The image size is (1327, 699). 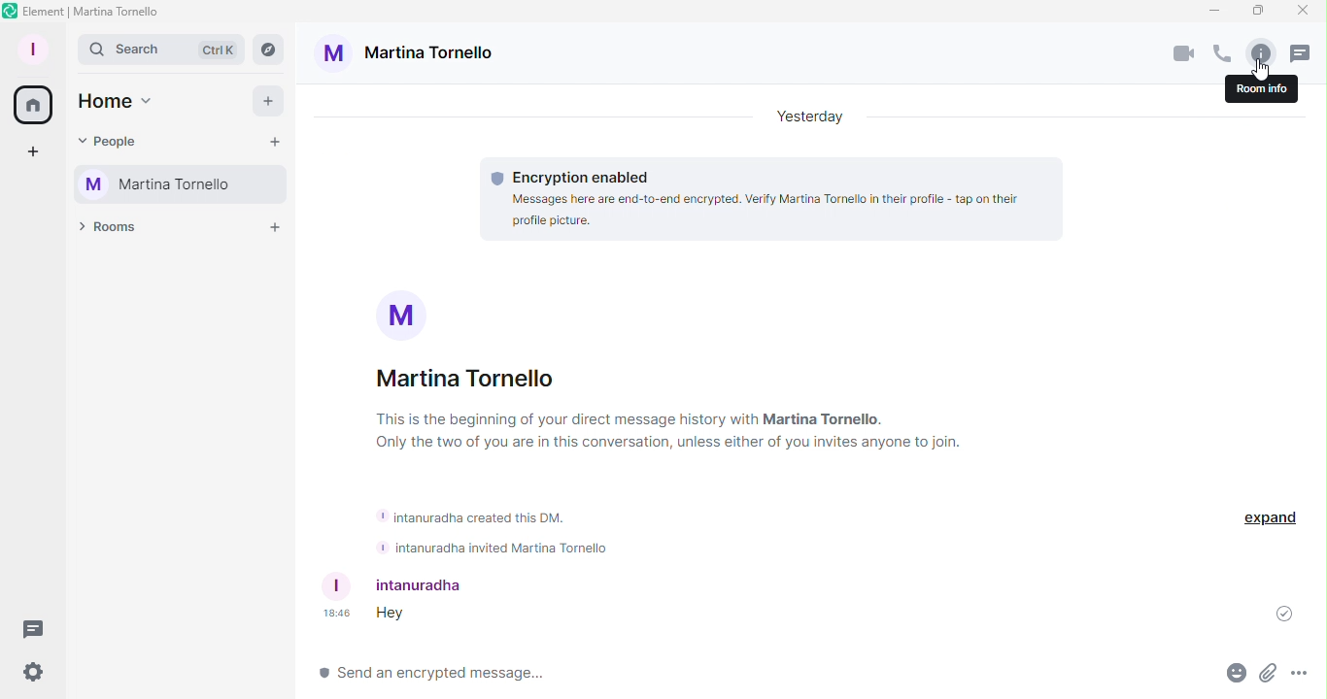 I want to click on Add, so click(x=271, y=106).